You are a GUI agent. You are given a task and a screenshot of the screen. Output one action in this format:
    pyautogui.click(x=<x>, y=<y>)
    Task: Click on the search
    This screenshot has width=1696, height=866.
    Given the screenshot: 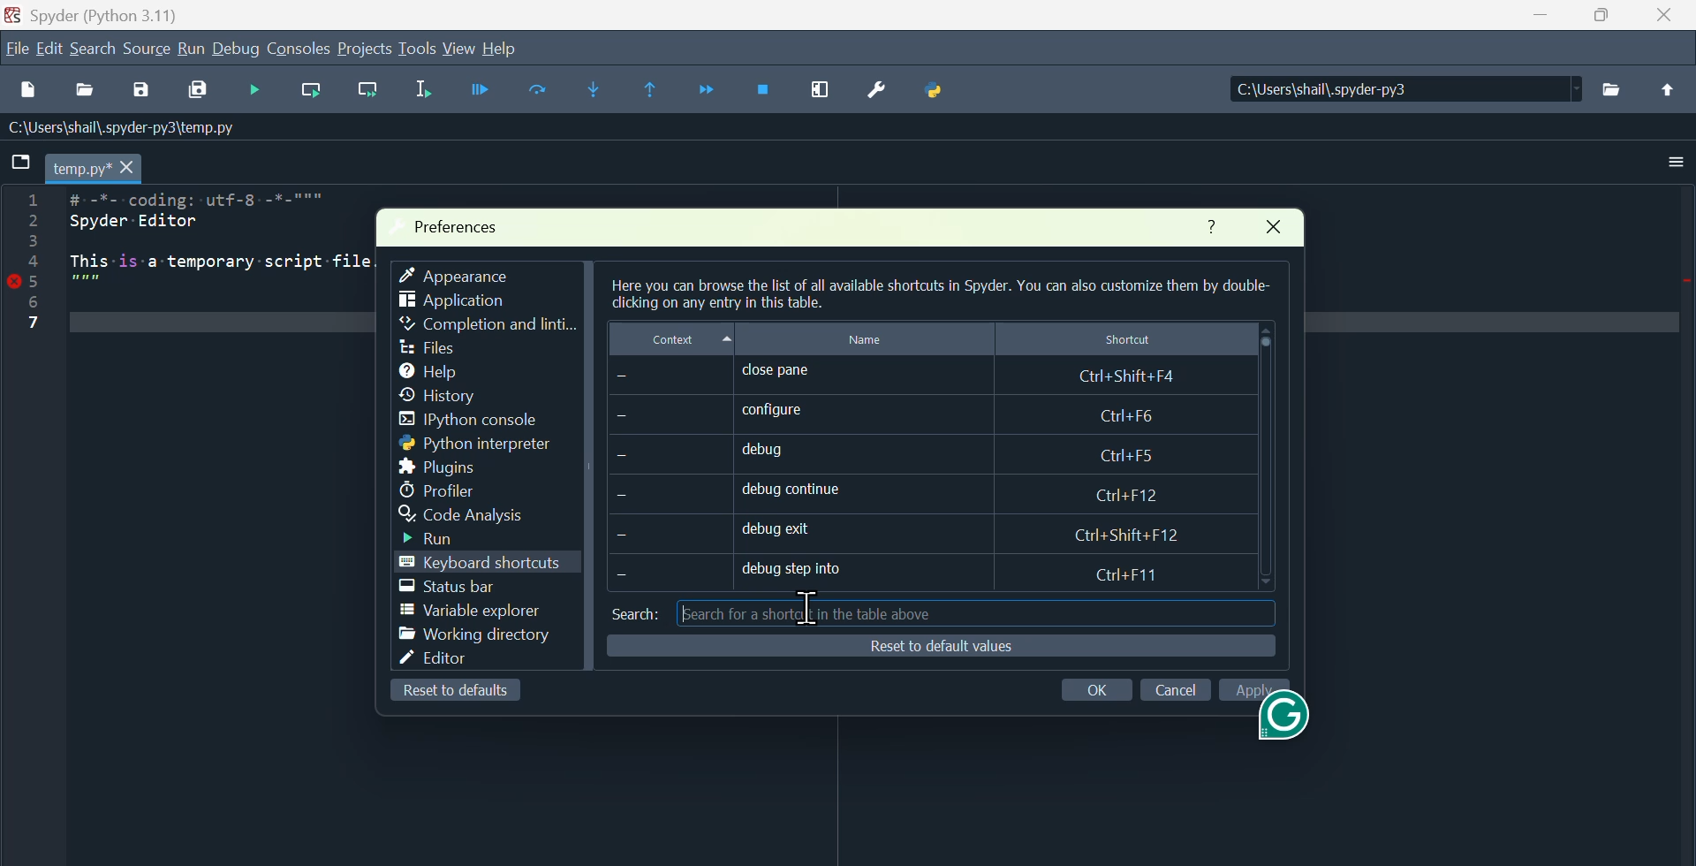 What is the action you would take?
    pyautogui.click(x=632, y=612)
    